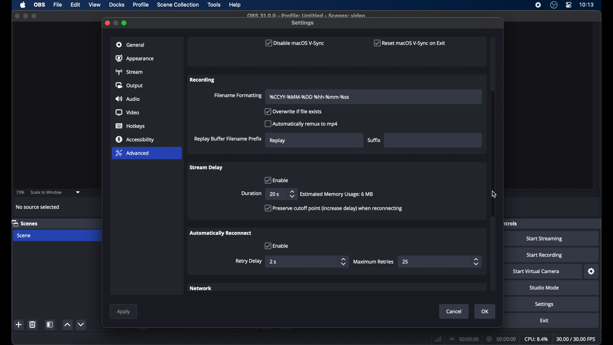 The height and width of the screenshot is (345, 613). What do you see at coordinates (23, 5) in the screenshot?
I see `apple icon` at bounding box center [23, 5].